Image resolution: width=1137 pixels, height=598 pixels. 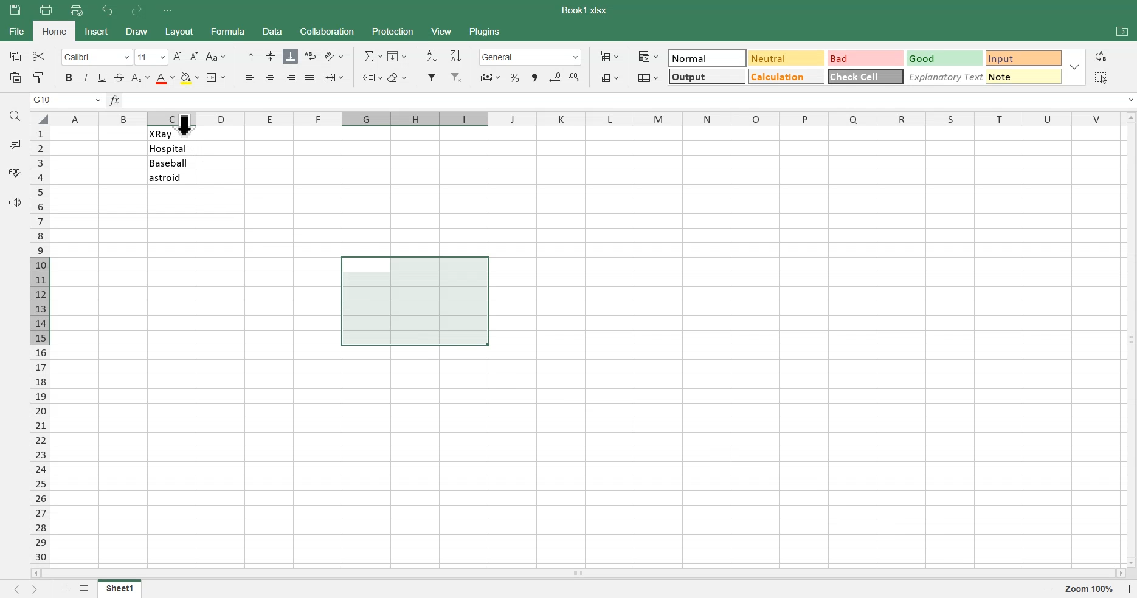 I want to click on Paste, so click(x=17, y=10).